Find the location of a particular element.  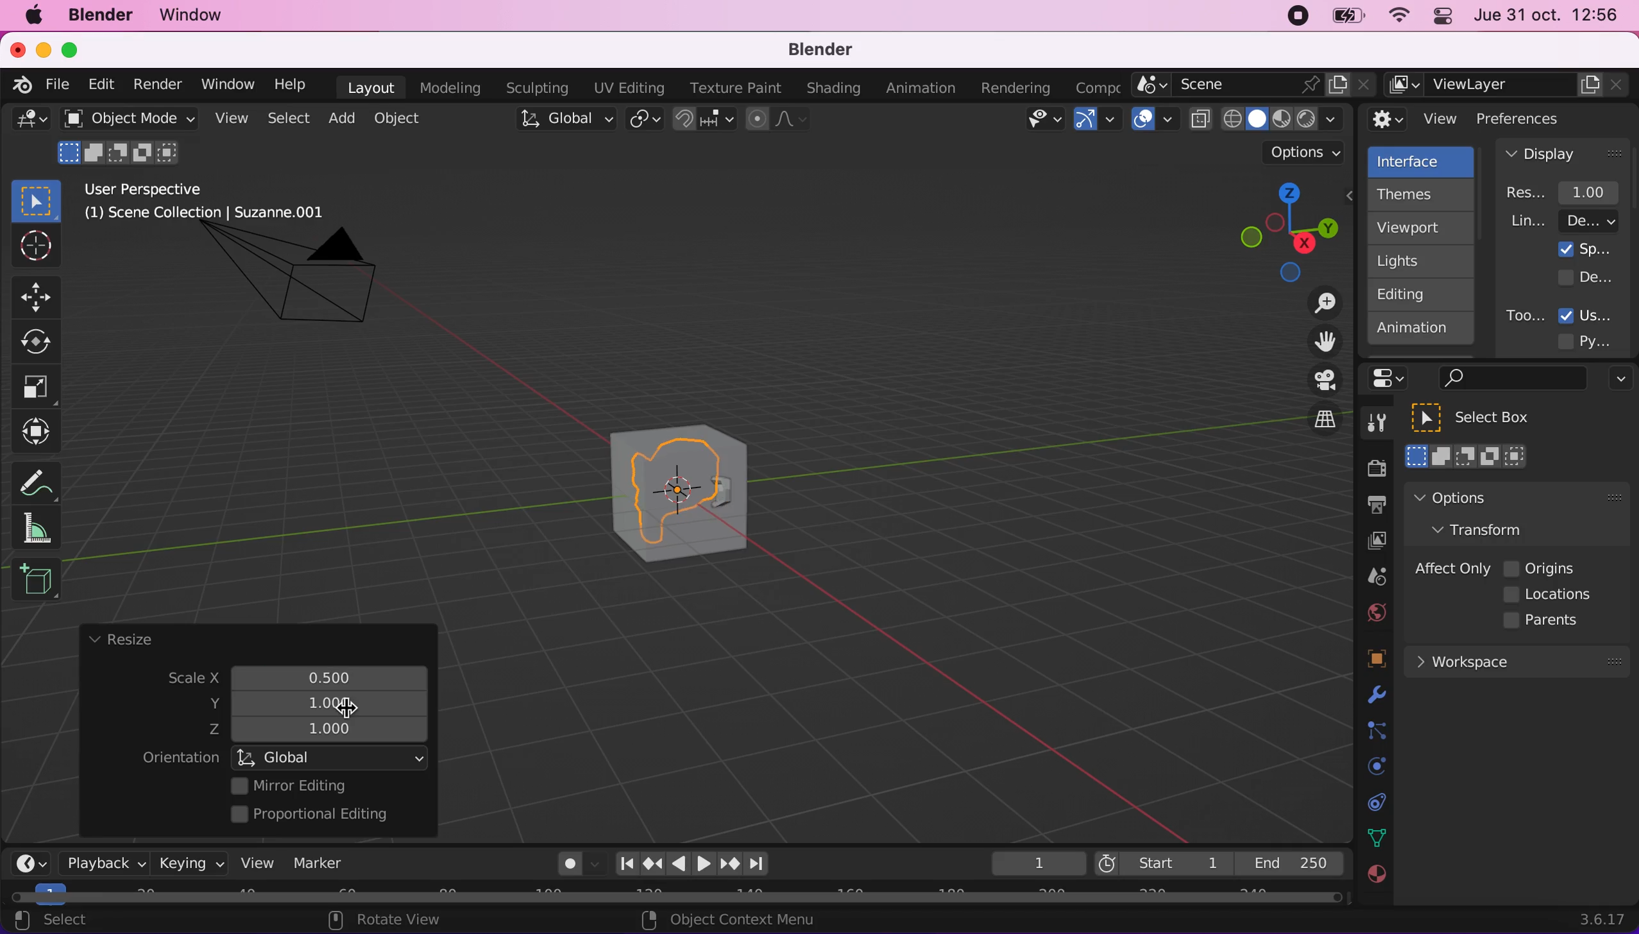

jump to endpoint is located at coordinates (763, 864).